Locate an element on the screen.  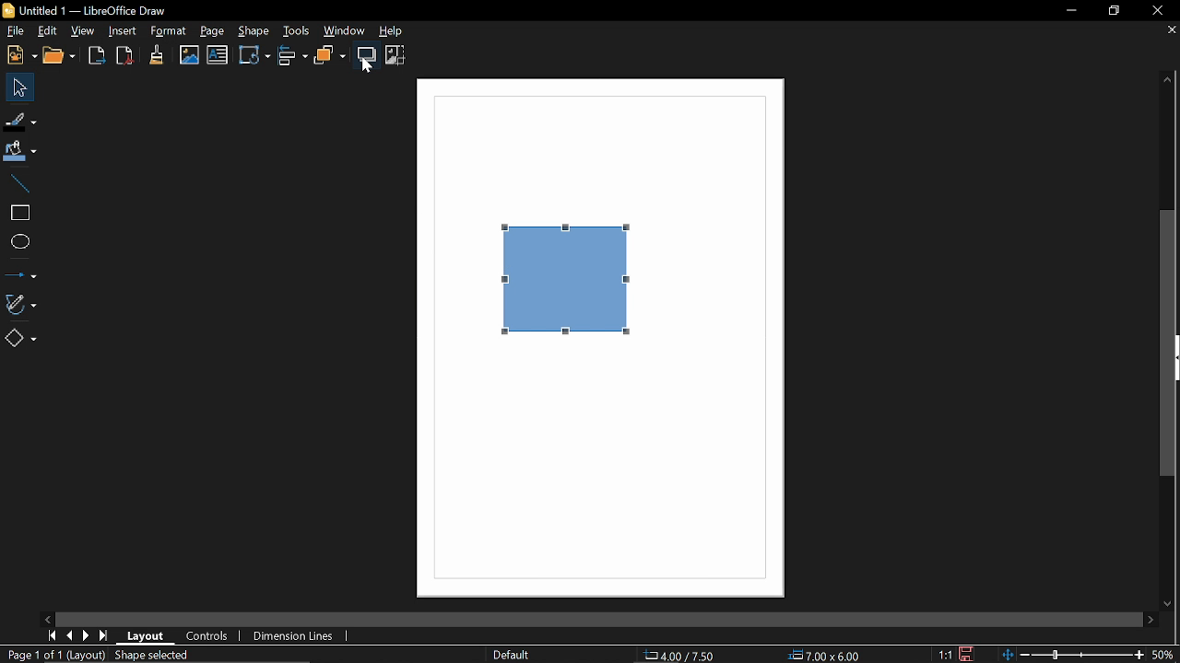
Line is located at coordinates (20, 180).